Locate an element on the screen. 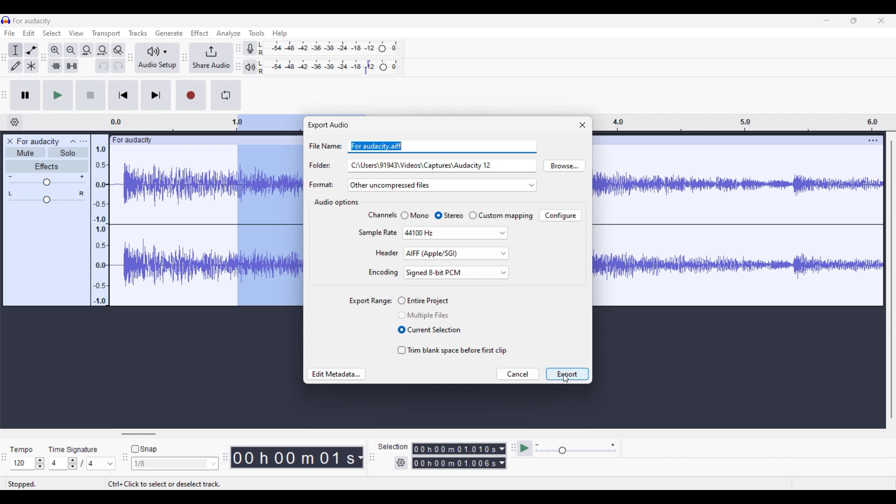 This screenshot has height=504, width=896. Open menu is located at coordinates (84, 141).